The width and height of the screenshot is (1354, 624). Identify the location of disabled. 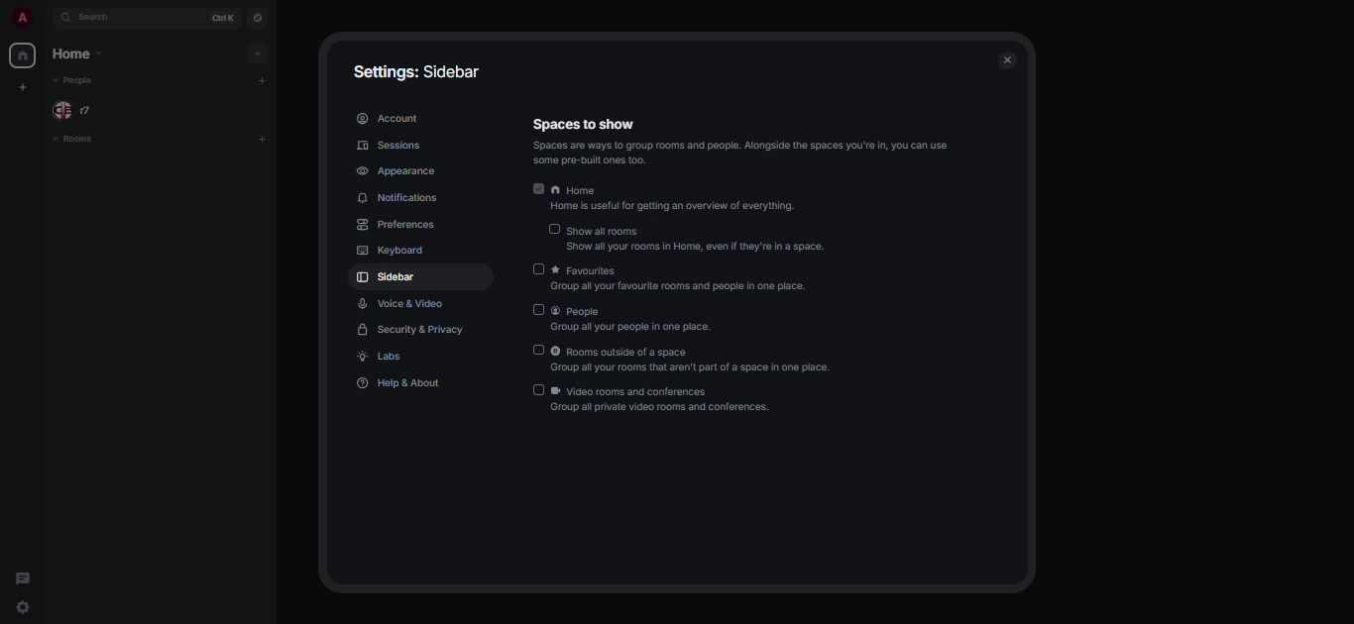
(538, 351).